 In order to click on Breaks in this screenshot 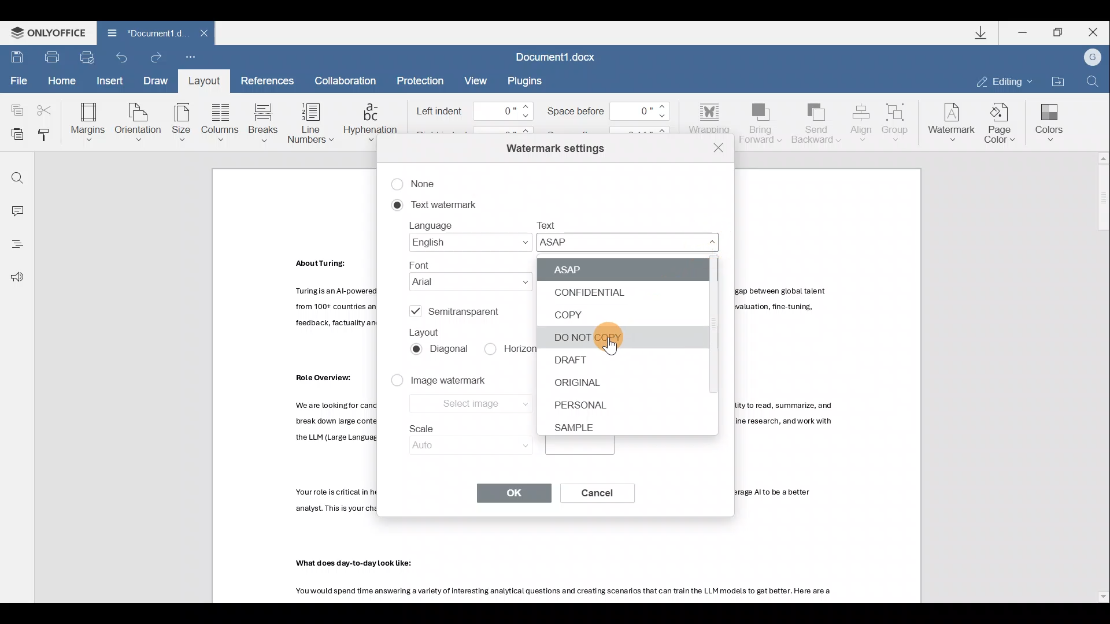, I will do `click(264, 120)`.